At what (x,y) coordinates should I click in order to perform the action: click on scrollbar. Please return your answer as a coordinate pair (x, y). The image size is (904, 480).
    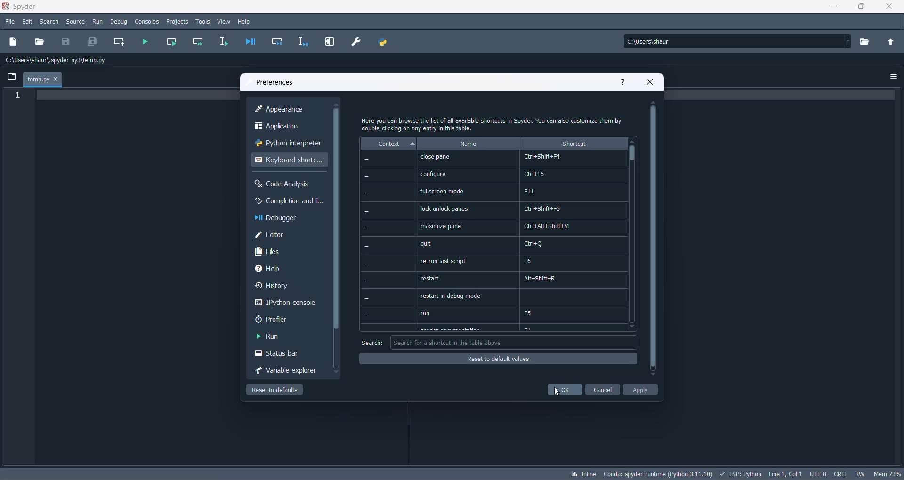
    Looking at the image, I should click on (654, 239).